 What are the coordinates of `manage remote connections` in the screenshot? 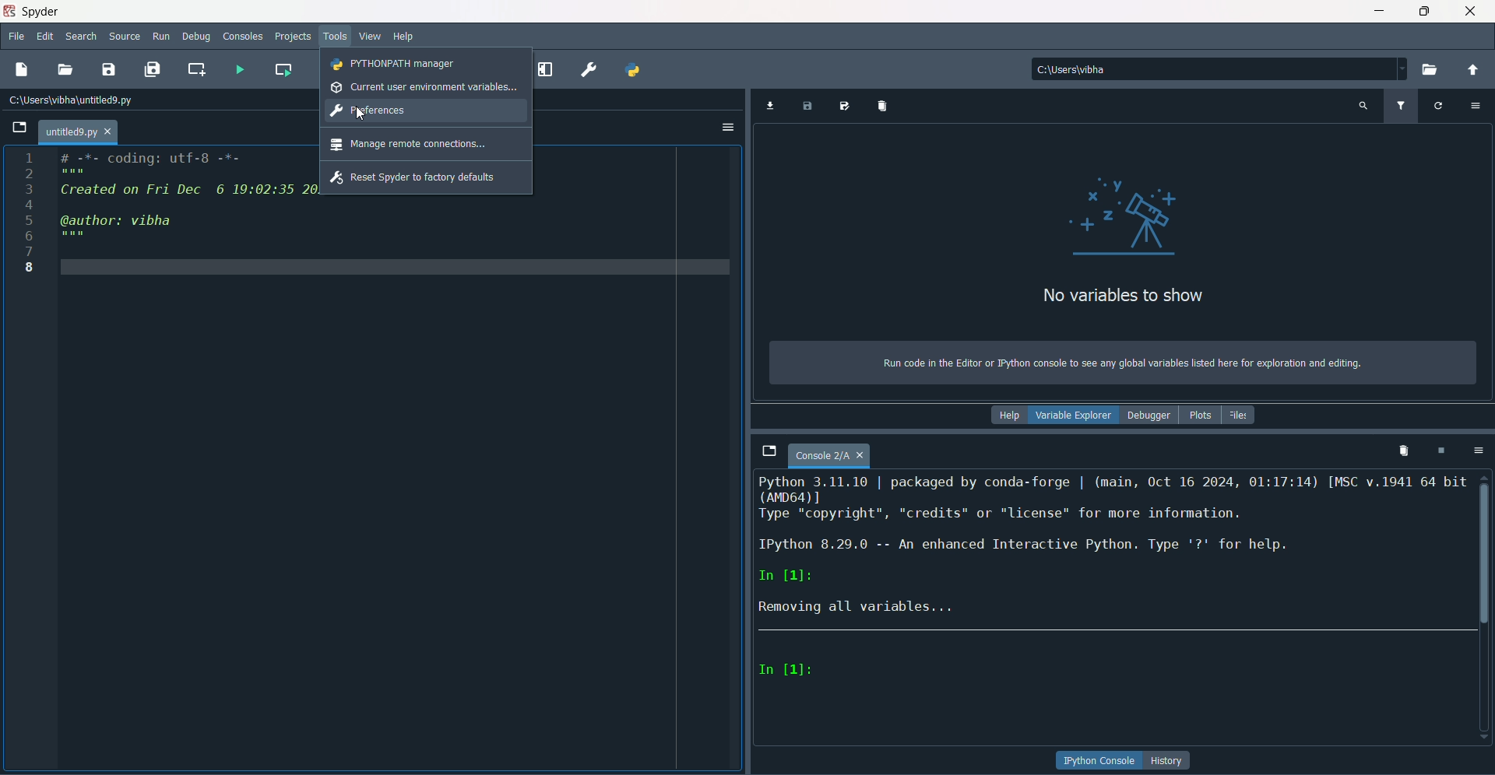 It's located at (409, 145).